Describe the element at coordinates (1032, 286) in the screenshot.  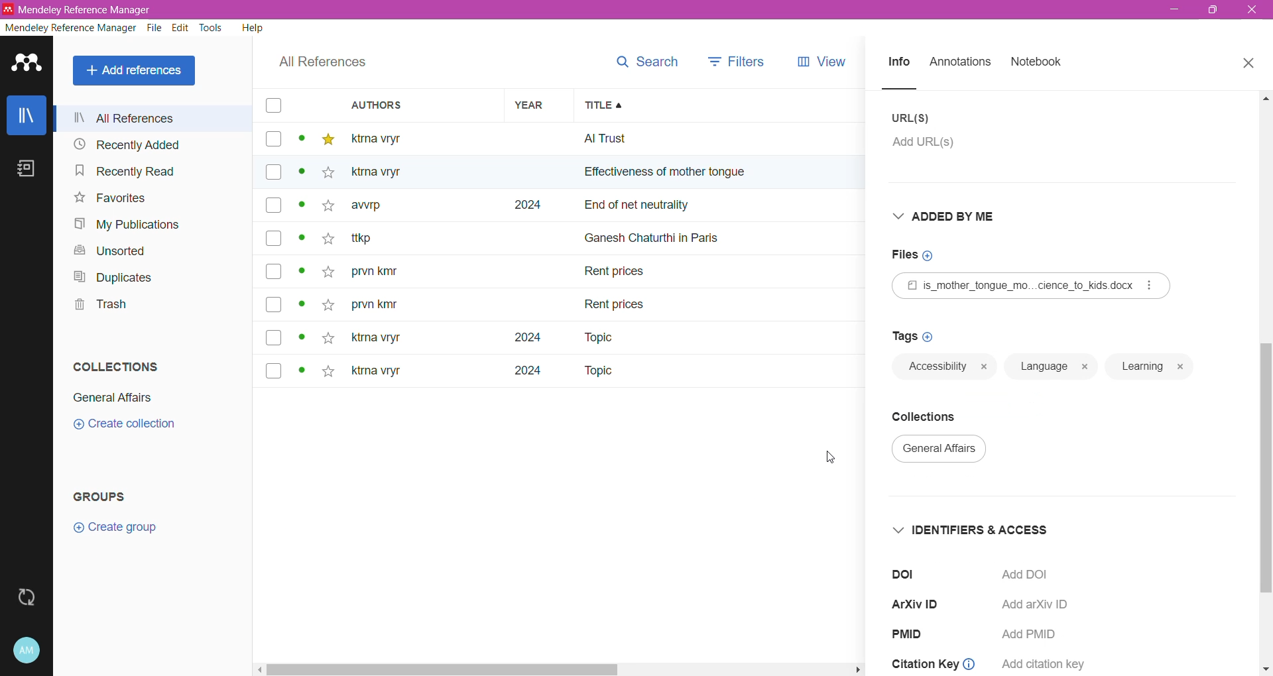
I see `Reference File ` at that location.